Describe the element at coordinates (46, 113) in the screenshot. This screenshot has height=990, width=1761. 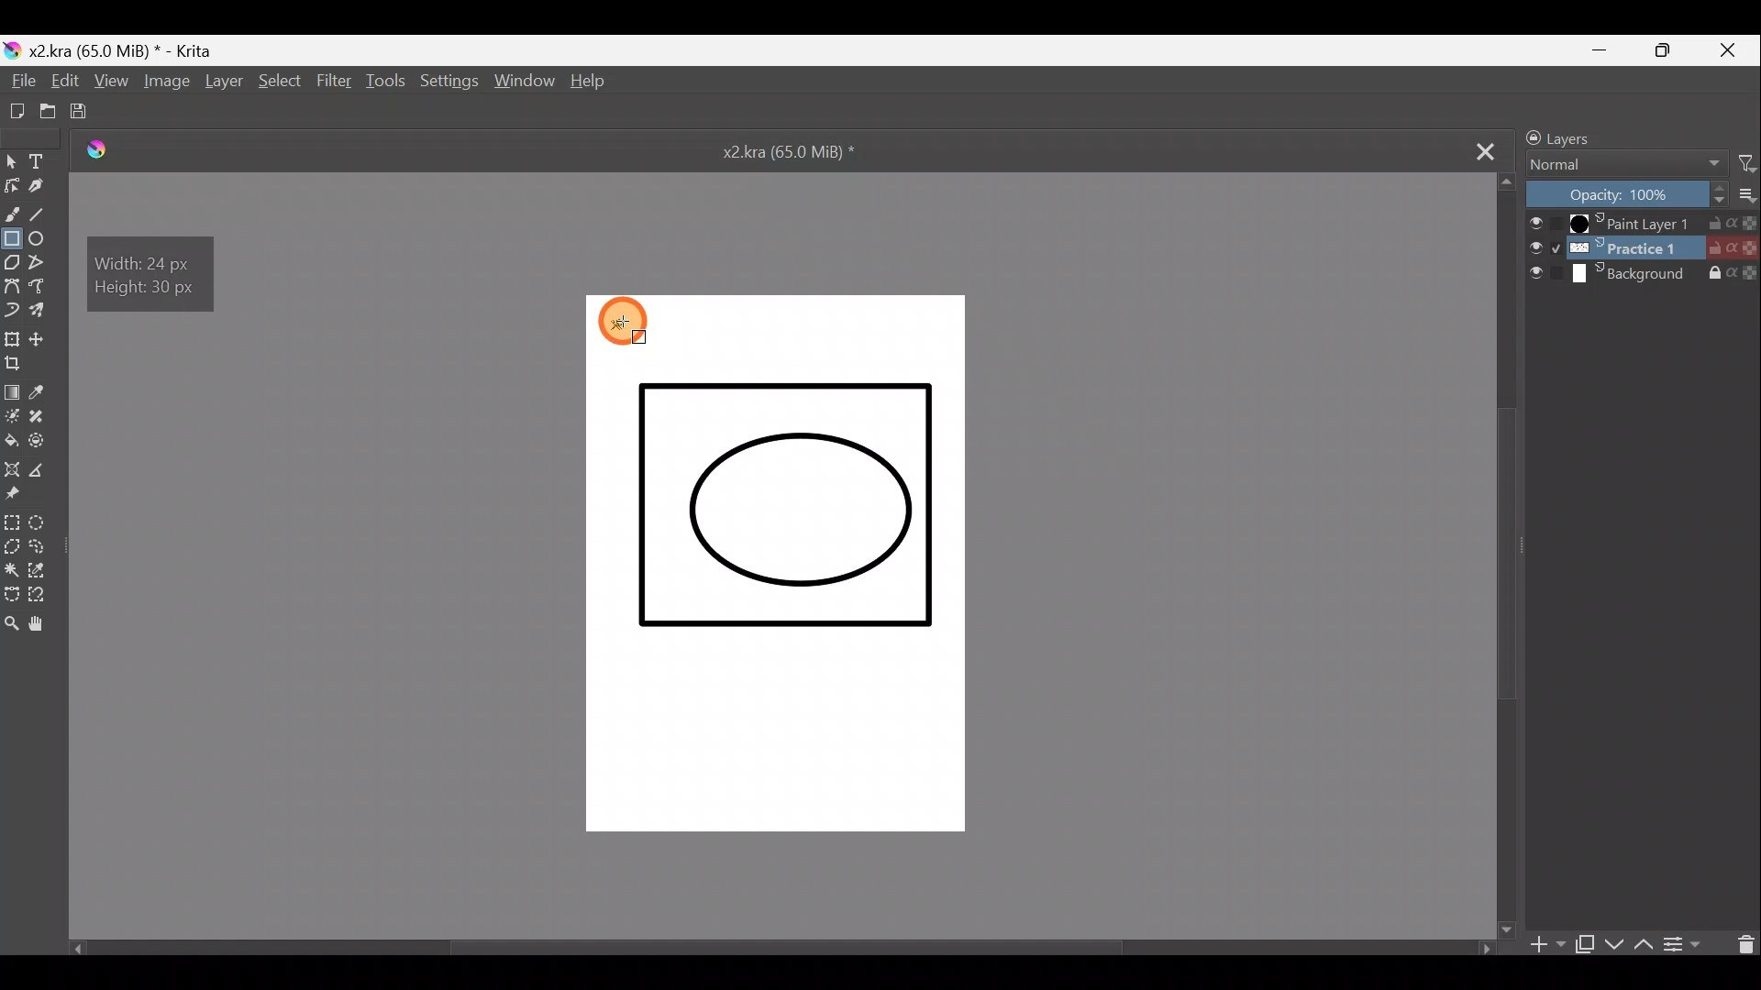
I see `Open an existing document` at that location.